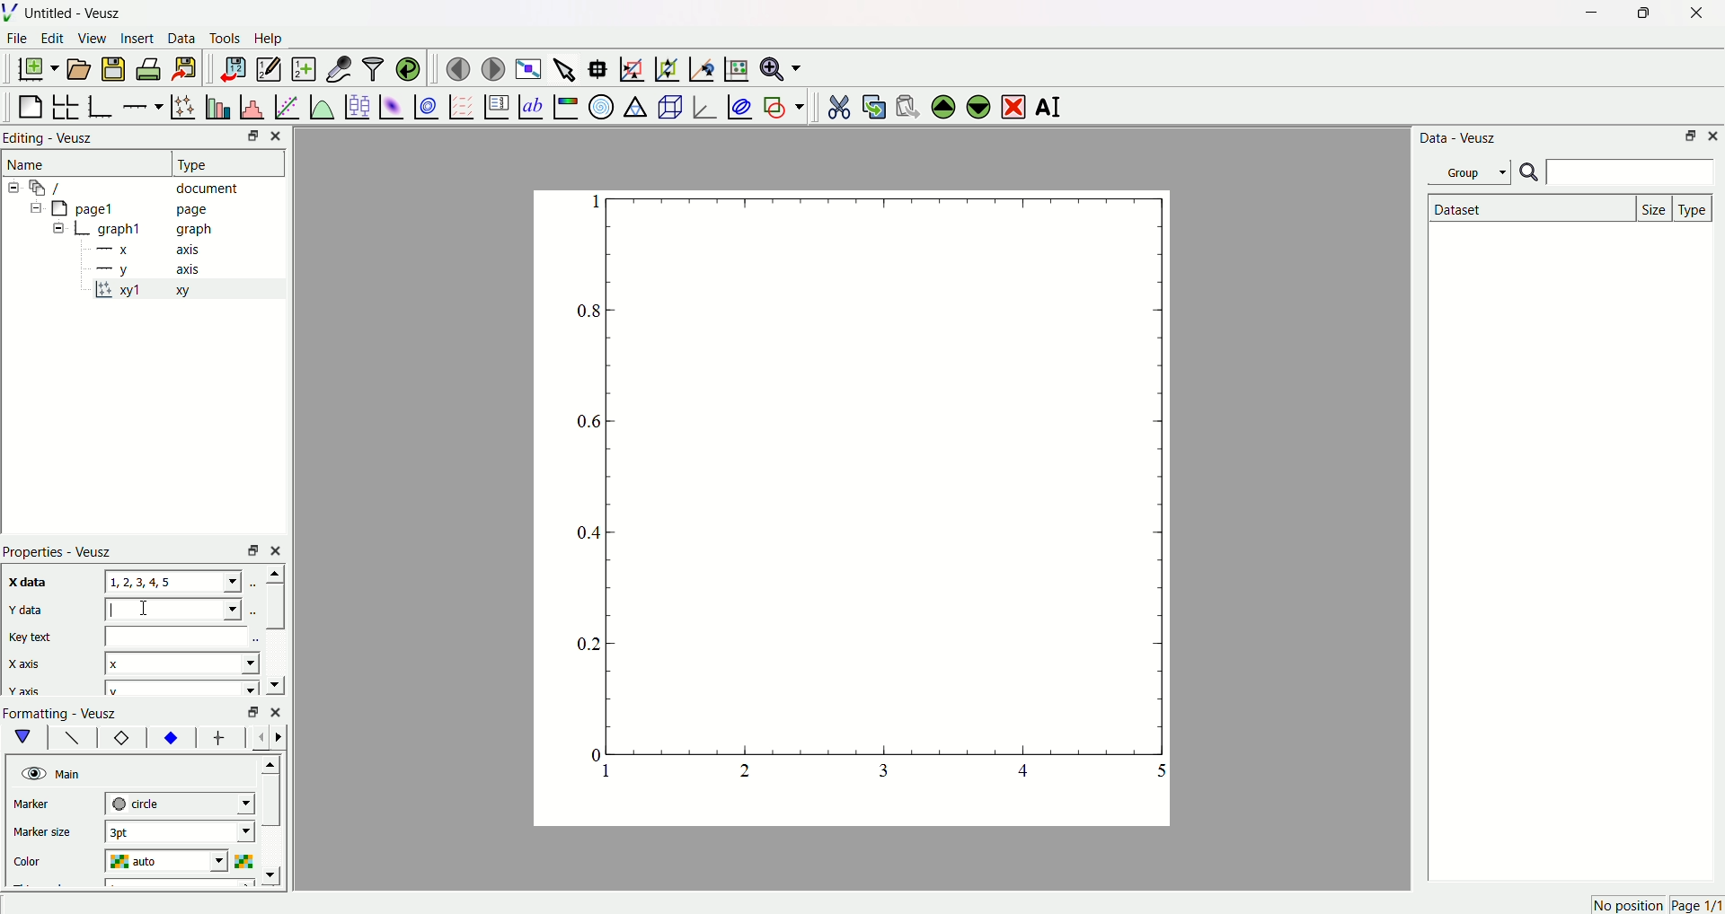  What do you see at coordinates (59, 229) in the screenshot?
I see `expand` at bounding box center [59, 229].